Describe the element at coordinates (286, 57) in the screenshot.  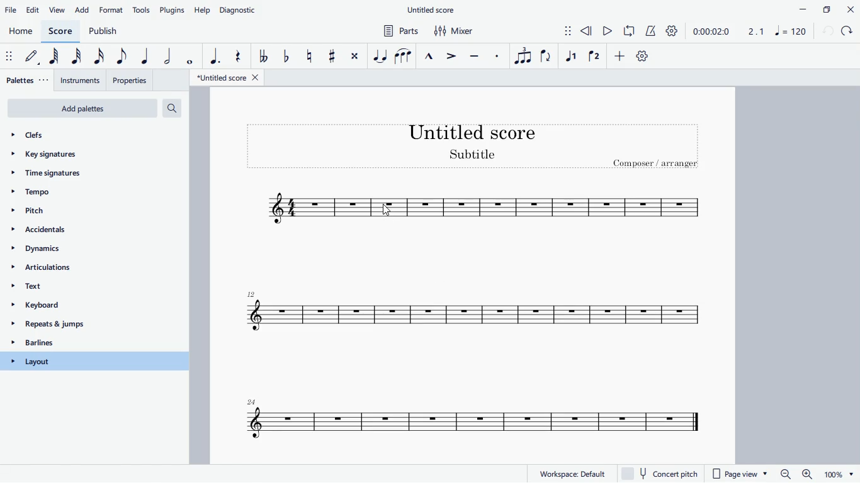
I see `toggle flat` at that location.